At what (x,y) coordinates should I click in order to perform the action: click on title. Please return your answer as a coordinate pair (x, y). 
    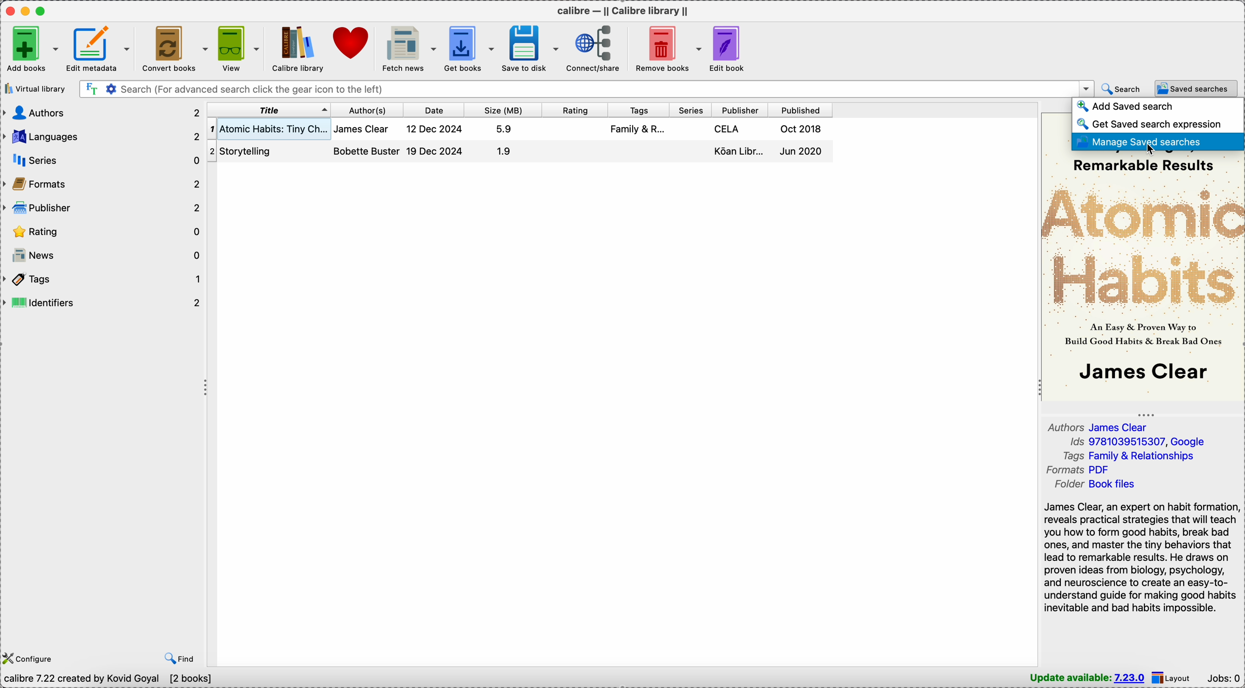
    Looking at the image, I should click on (268, 111).